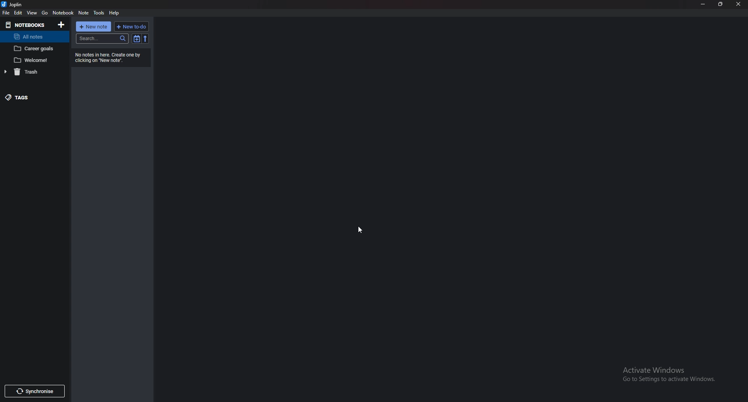  I want to click on toggle sort, so click(137, 39).